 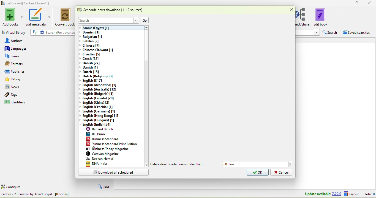 What do you see at coordinates (358, 3) in the screenshot?
I see `maximize` at bounding box center [358, 3].